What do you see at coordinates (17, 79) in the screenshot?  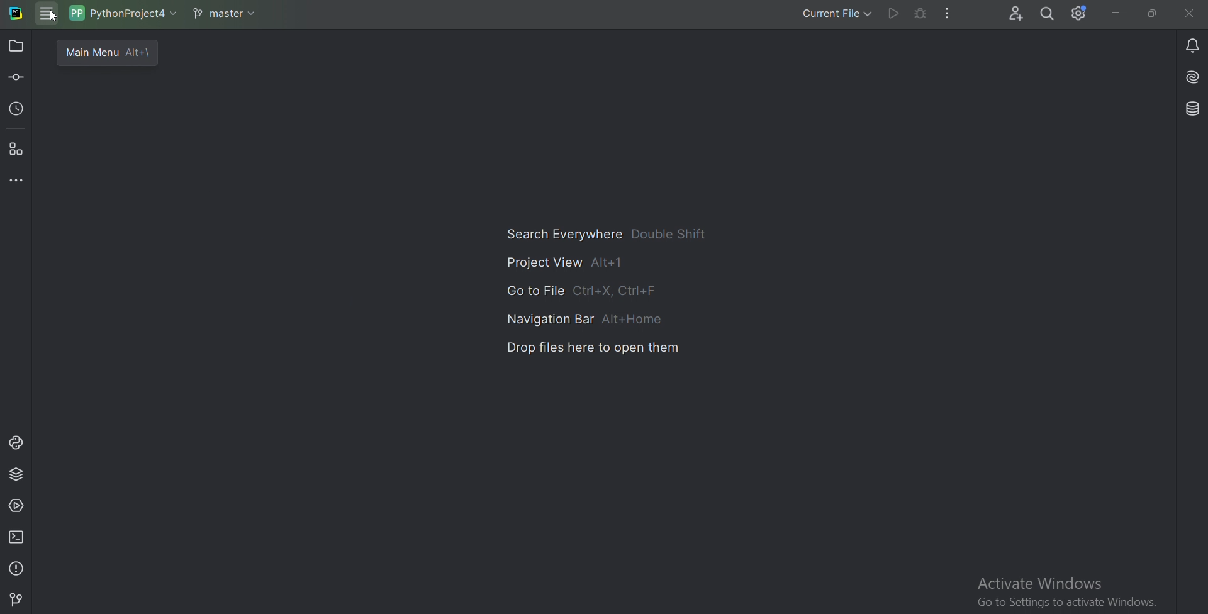 I see `Commit` at bounding box center [17, 79].